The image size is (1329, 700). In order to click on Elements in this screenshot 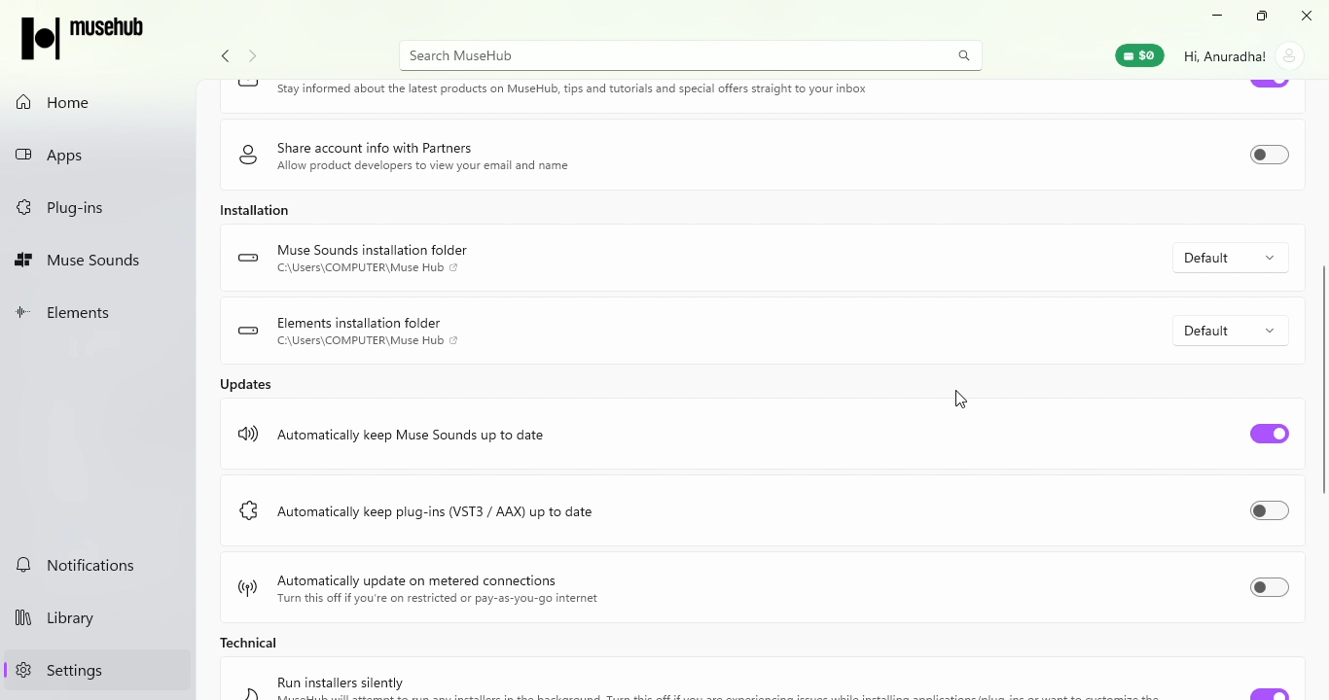, I will do `click(97, 315)`.